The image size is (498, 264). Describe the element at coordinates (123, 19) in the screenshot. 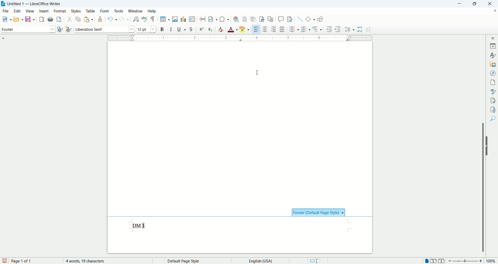

I see `redo` at that location.